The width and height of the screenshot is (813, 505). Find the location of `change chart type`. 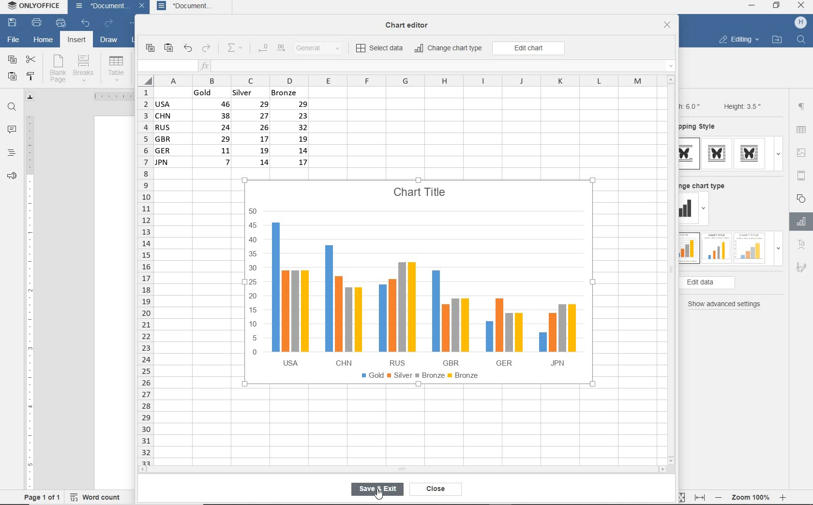

change chart type is located at coordinates (706, 184).